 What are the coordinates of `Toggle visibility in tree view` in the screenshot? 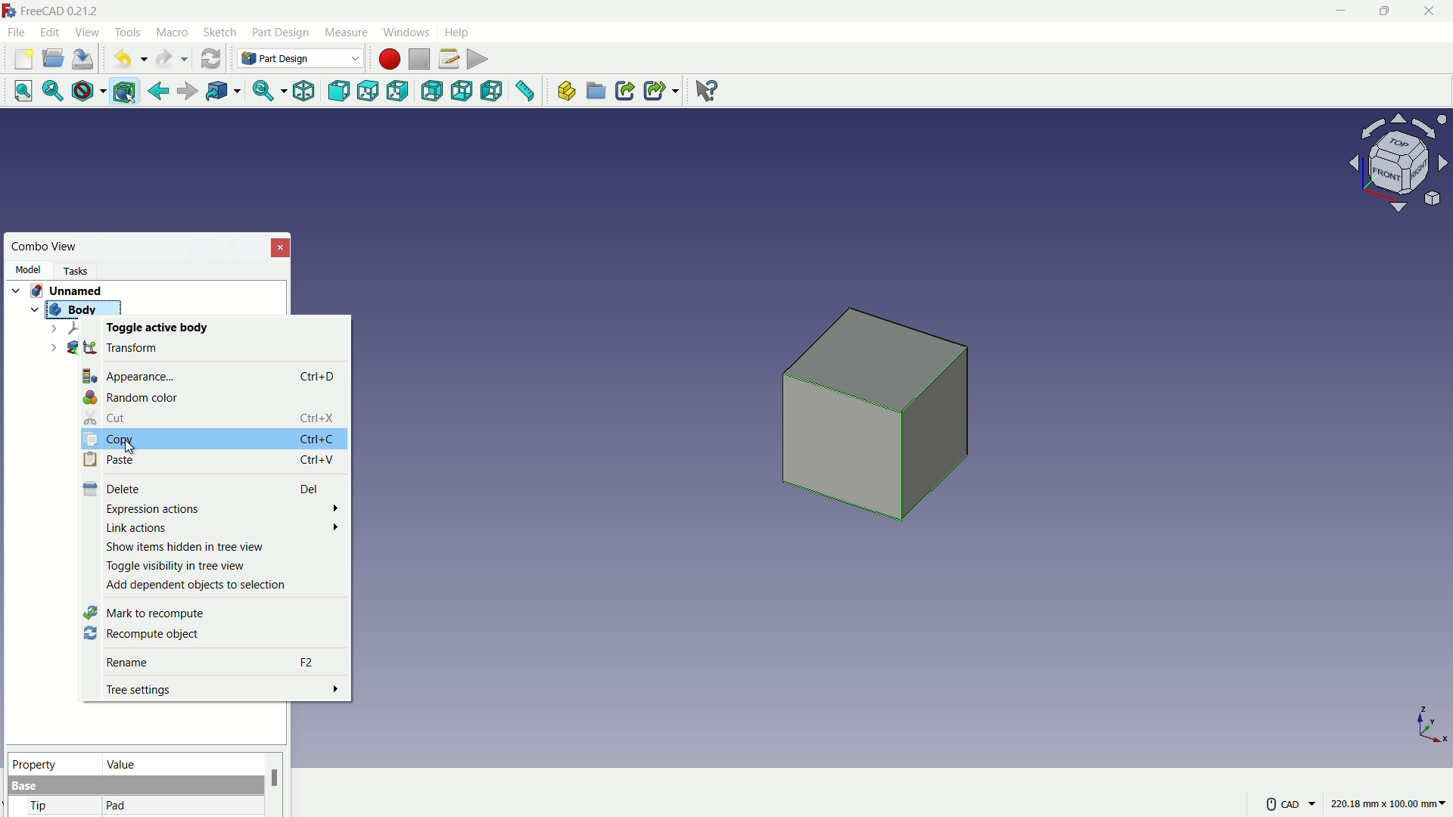 It's located at (175, 566).